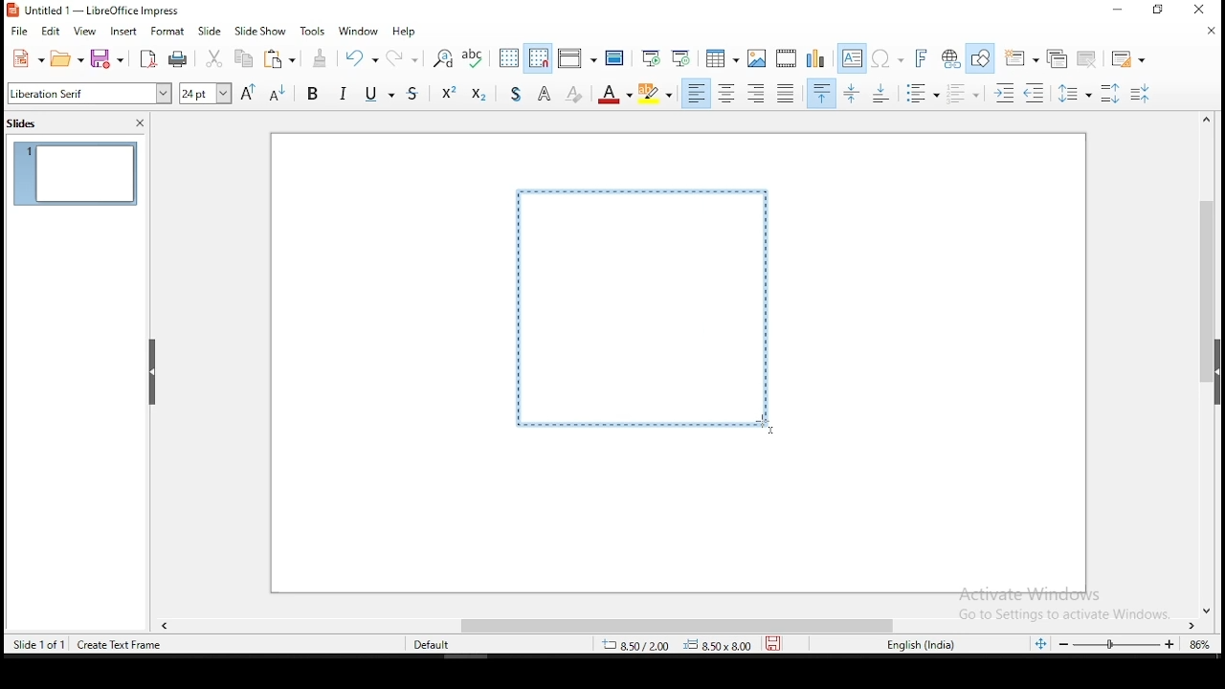  What do you see at coordinates (429, 645) in the screenshot?
I see `default` at bounding box center [429, 645].